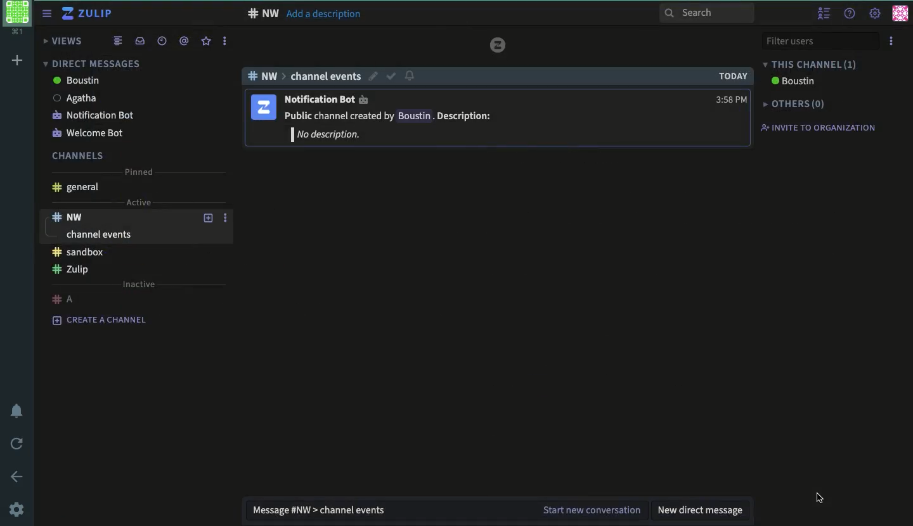 The height and width of the screenshot is (526, 913). I want to click on show user tag, so click(264, 108).